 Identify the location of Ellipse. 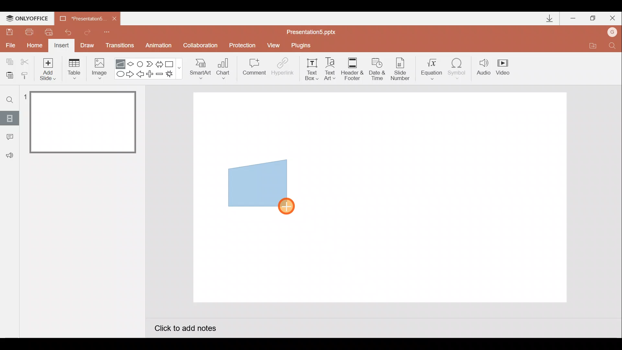
(119, 74).